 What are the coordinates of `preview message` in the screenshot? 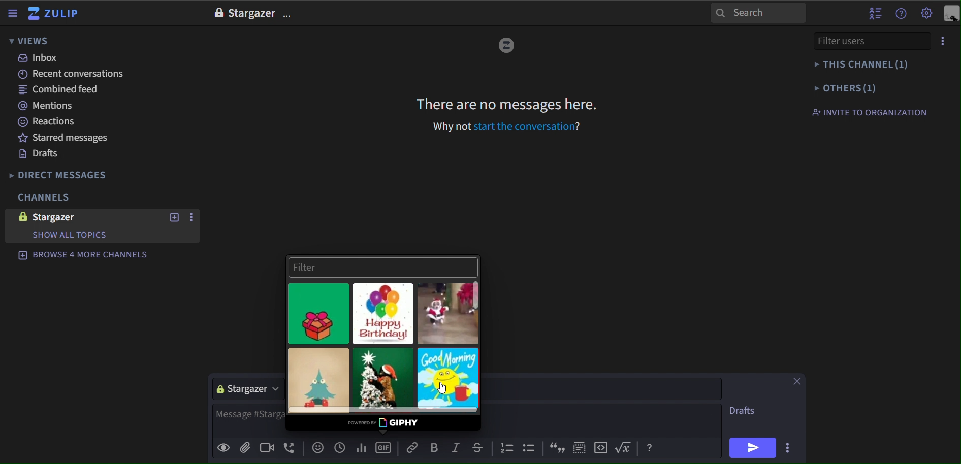 It's located at (223, 449).